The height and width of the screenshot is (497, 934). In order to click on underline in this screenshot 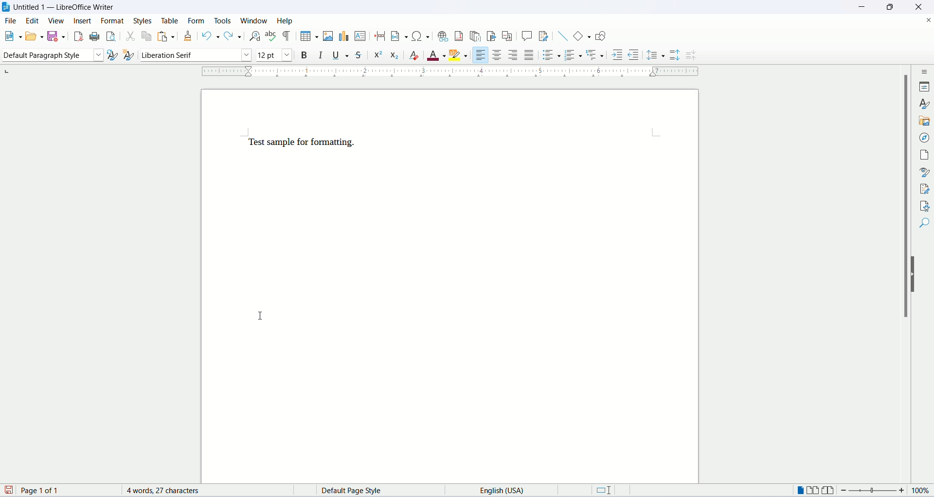, I will do `click(342, 55)`.